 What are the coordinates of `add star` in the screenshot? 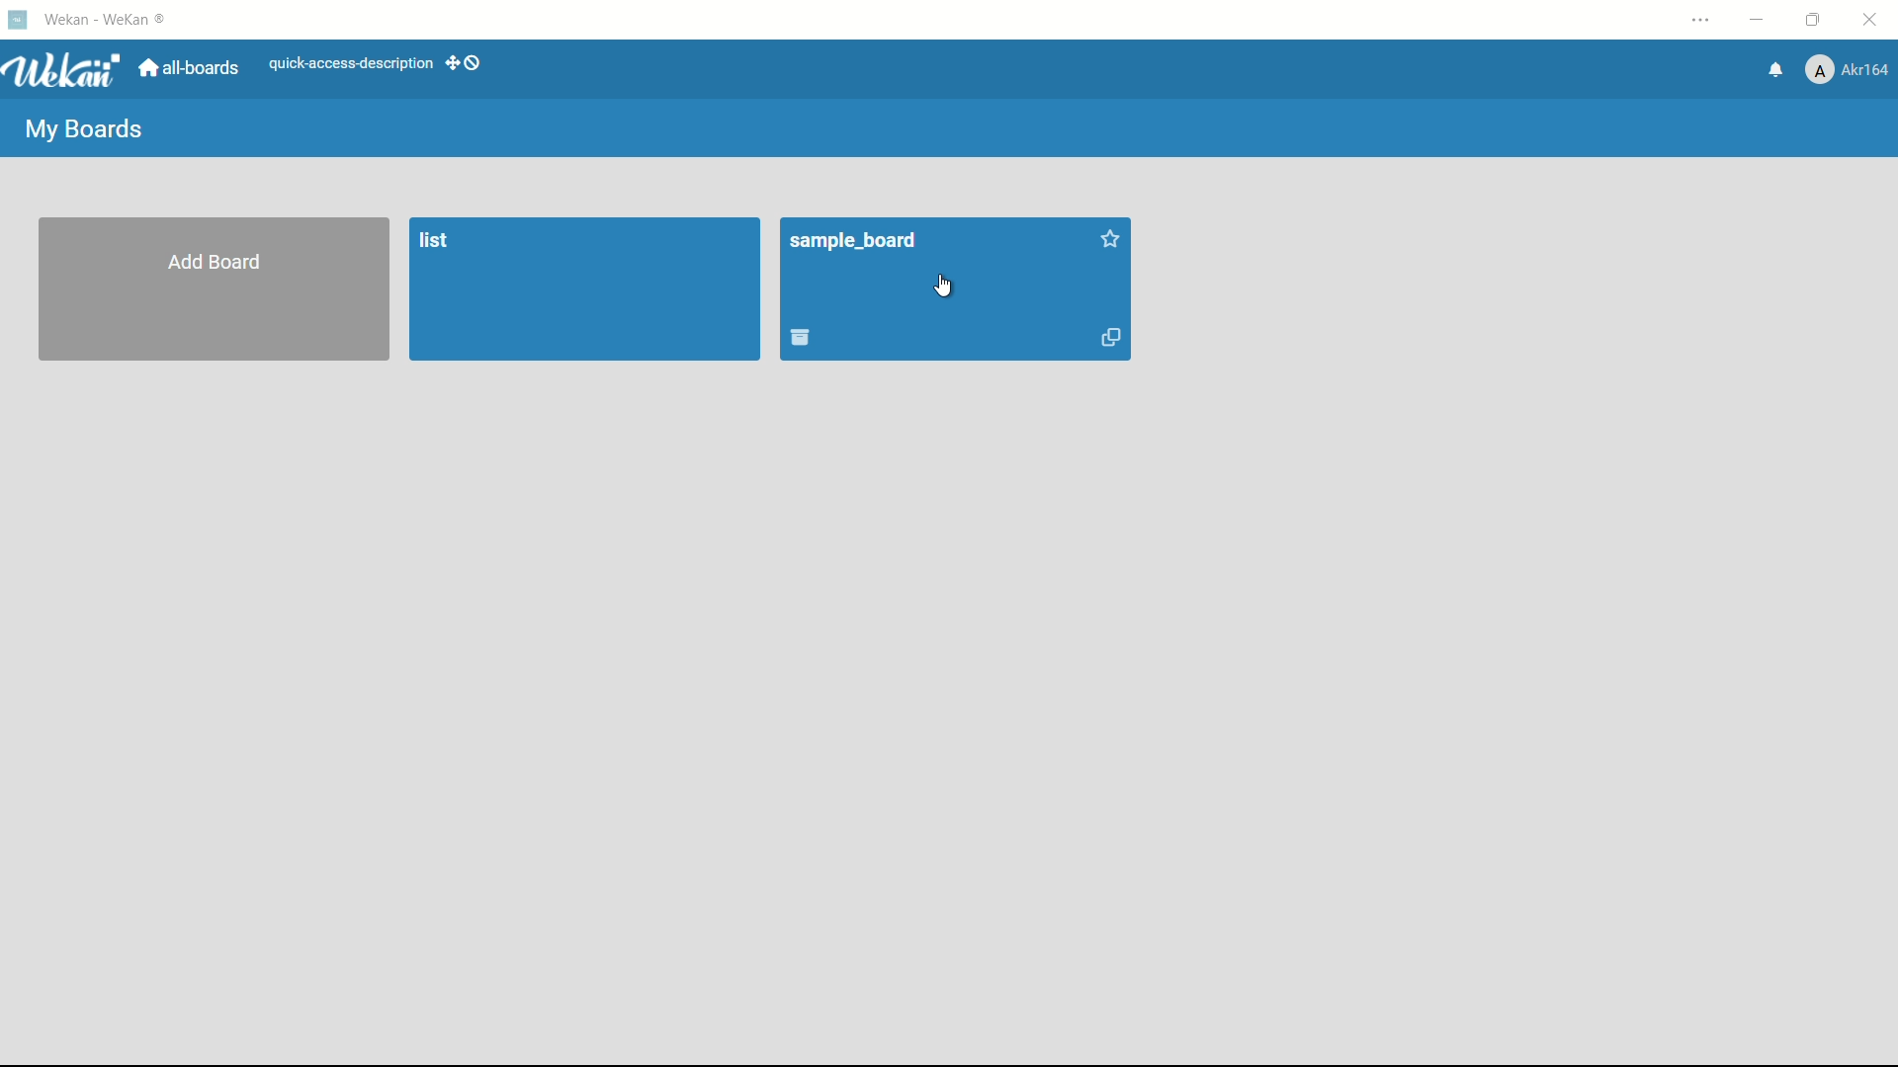 It's located at (1113, 239).